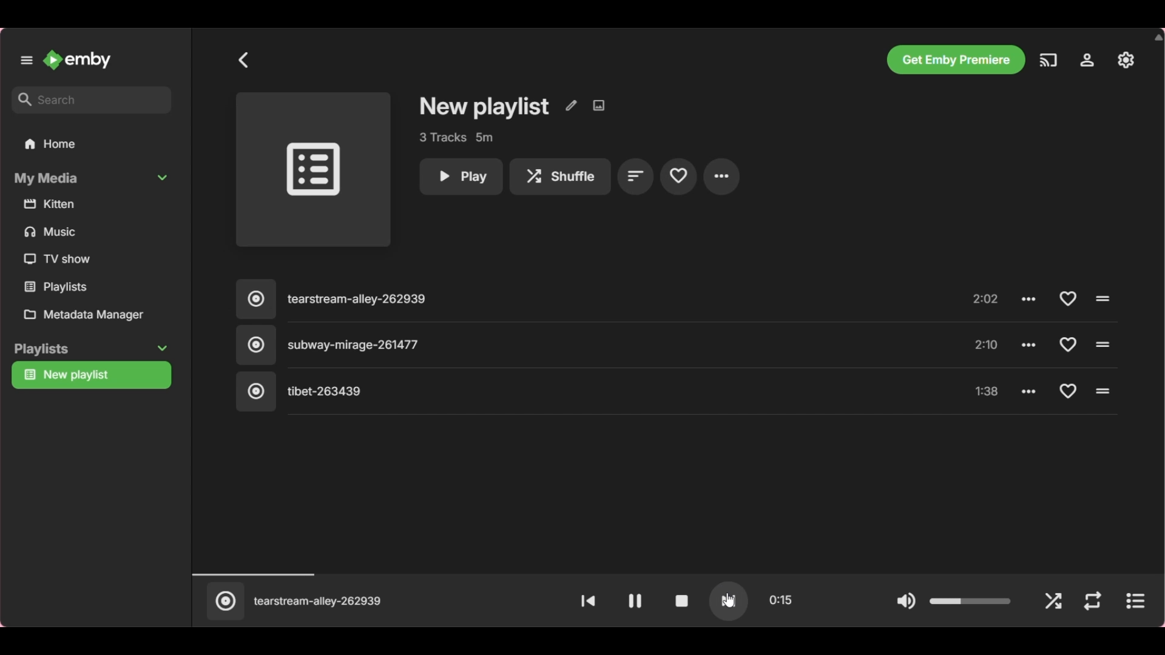  Describe the element at coordinates (683, 600) in the screenshot. I see `Stop` at that location.